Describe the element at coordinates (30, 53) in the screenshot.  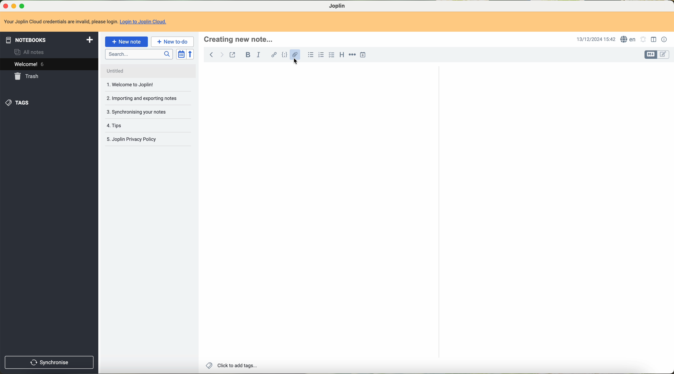
I see `all notes` at that location.